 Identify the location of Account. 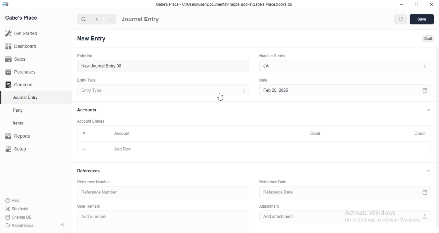
(123, 134).